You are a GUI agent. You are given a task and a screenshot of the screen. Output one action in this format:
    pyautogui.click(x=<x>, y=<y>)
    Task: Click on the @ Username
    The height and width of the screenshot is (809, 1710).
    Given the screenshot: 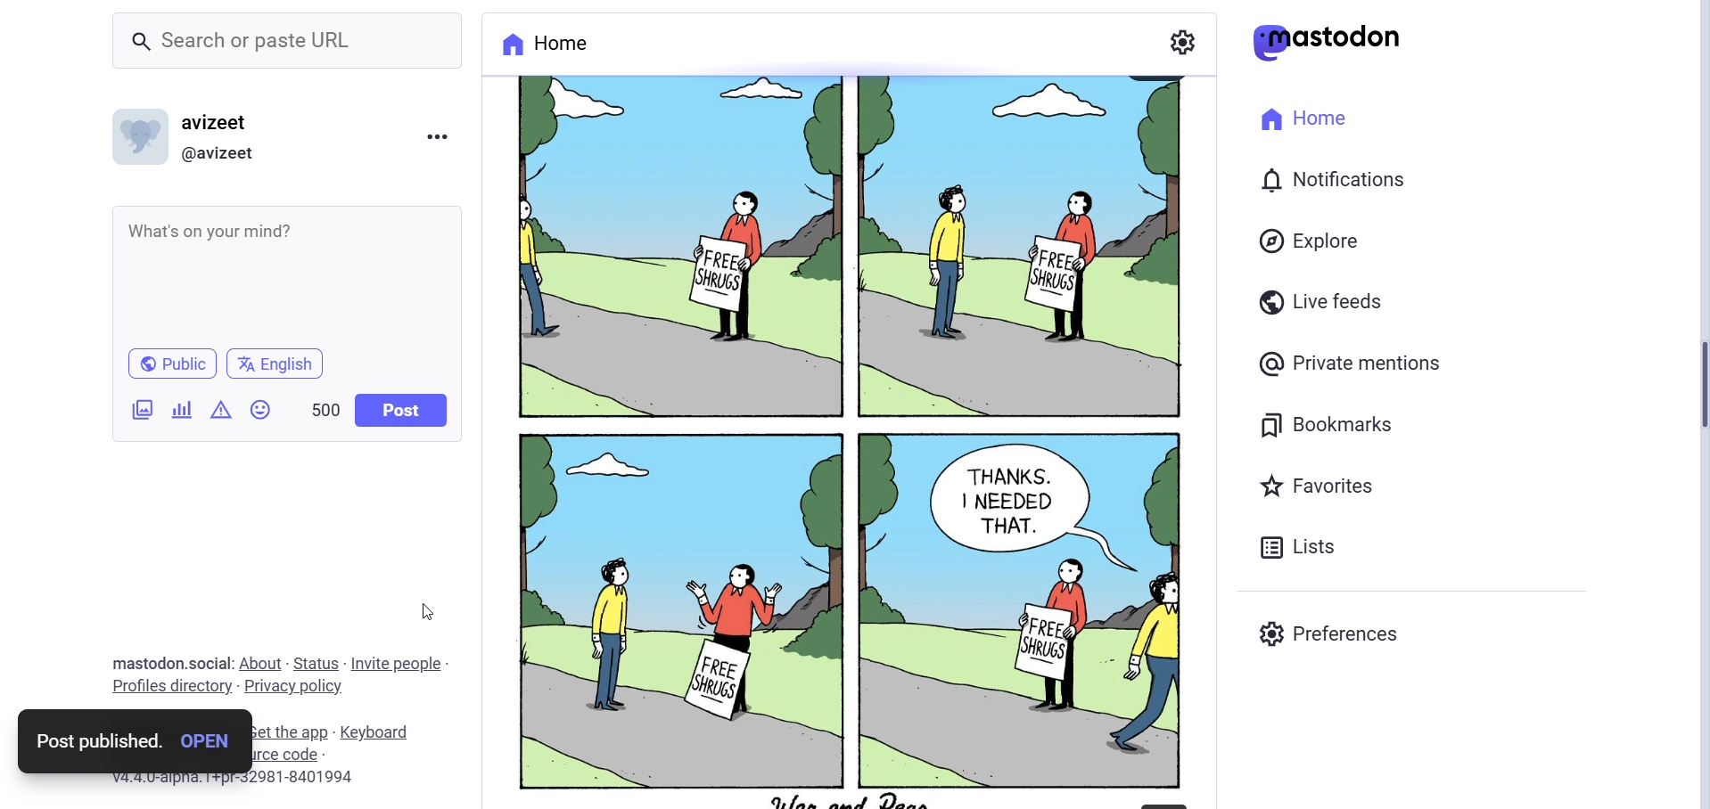 What is the action you would take?
    pyautogui.click(x=226, y=154)
    